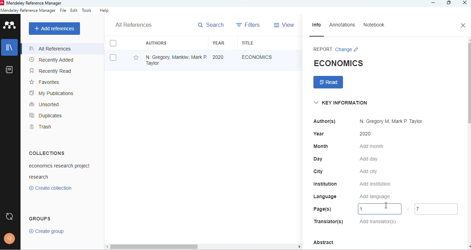 The image size is (471, 250). Describe the element at coordinates (47, 231) in the screenshot. I see `create group` at that location.